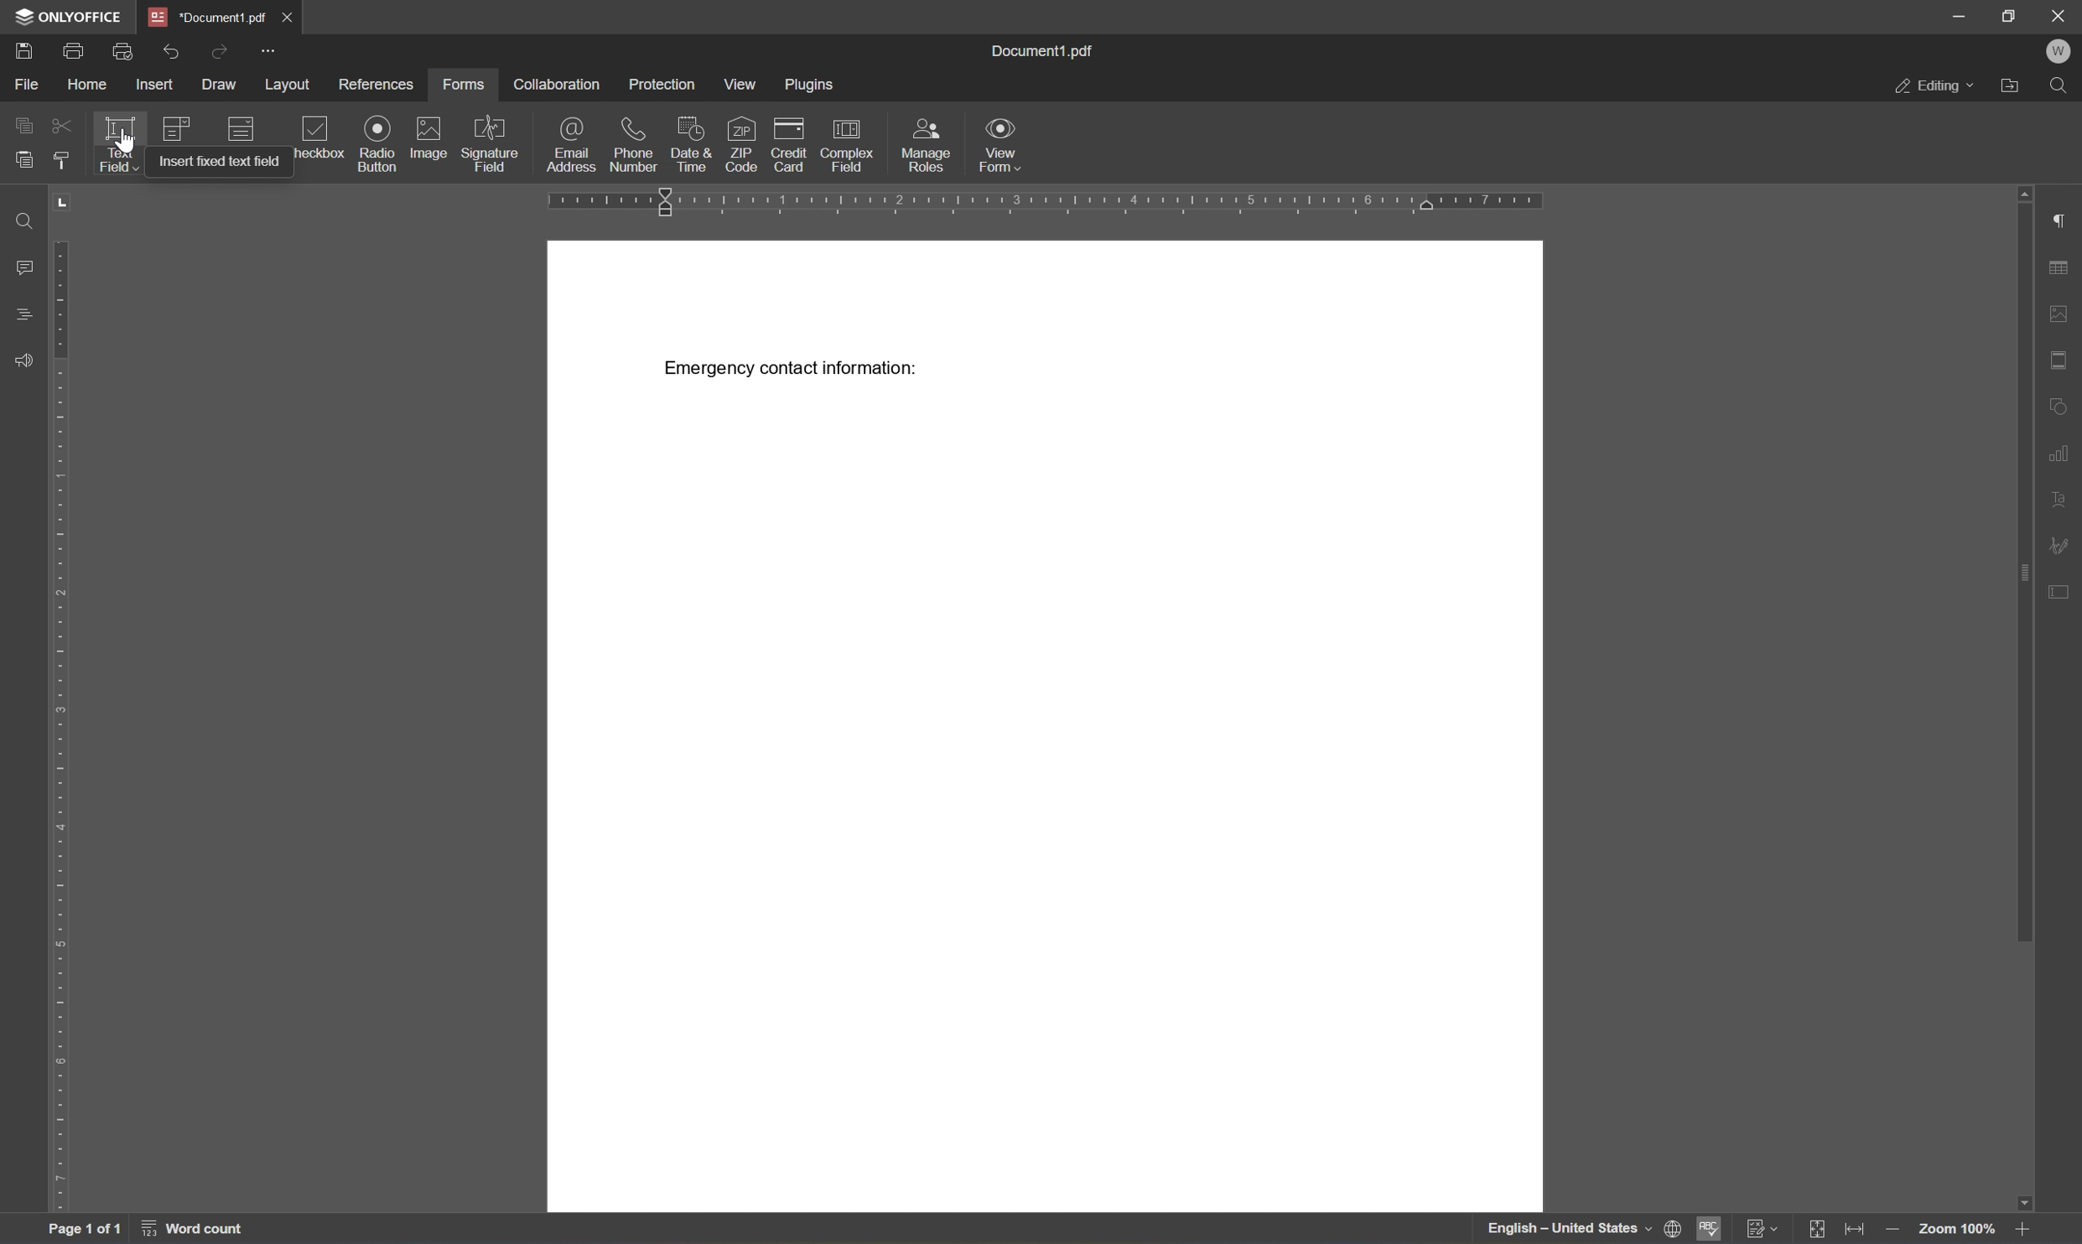 This screenshot has height=1244, width=2082. I want to click on scroll bar, so click(2025, 573).